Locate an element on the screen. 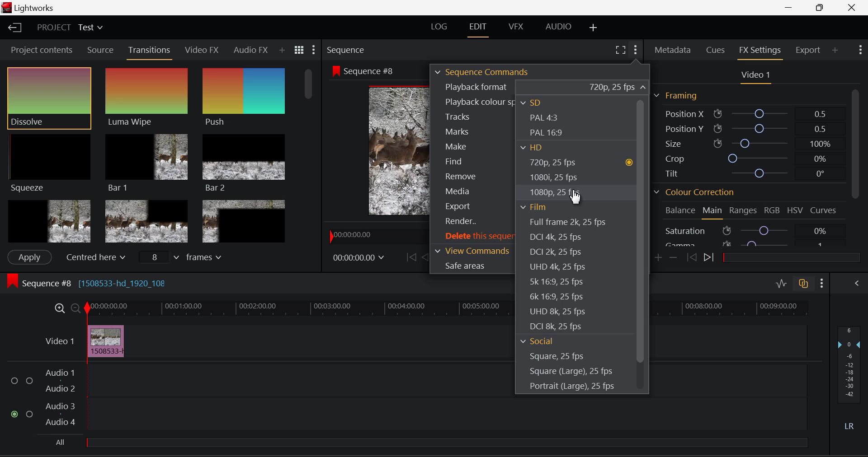 This screenshot has width=868, height=457. Sequence #8 [1508533-hd_1920_108 is located at coordinates (114, 283).